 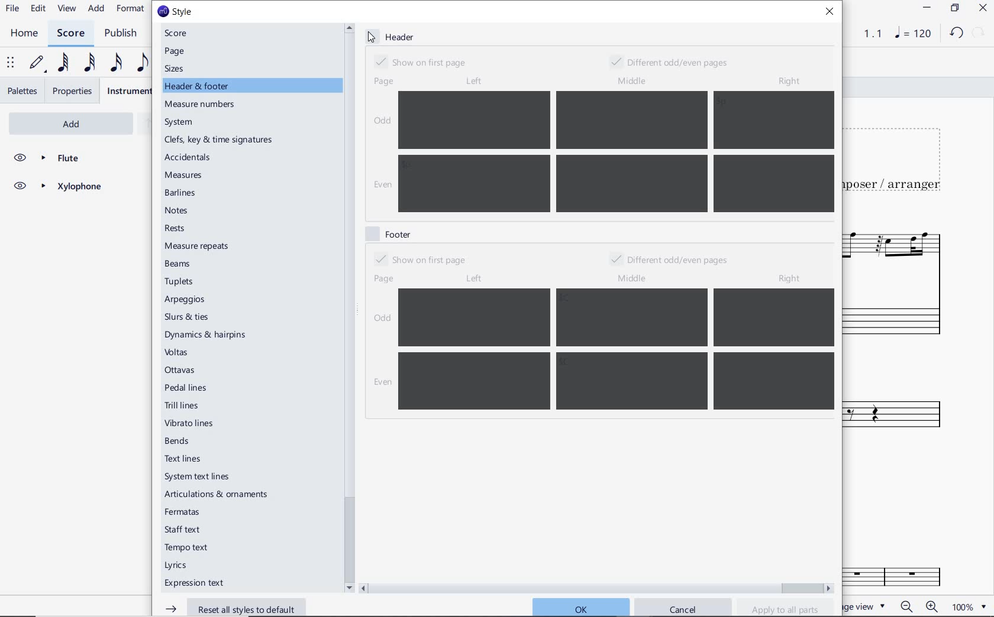 I want to click on staff text, so click(x=183, y=530).